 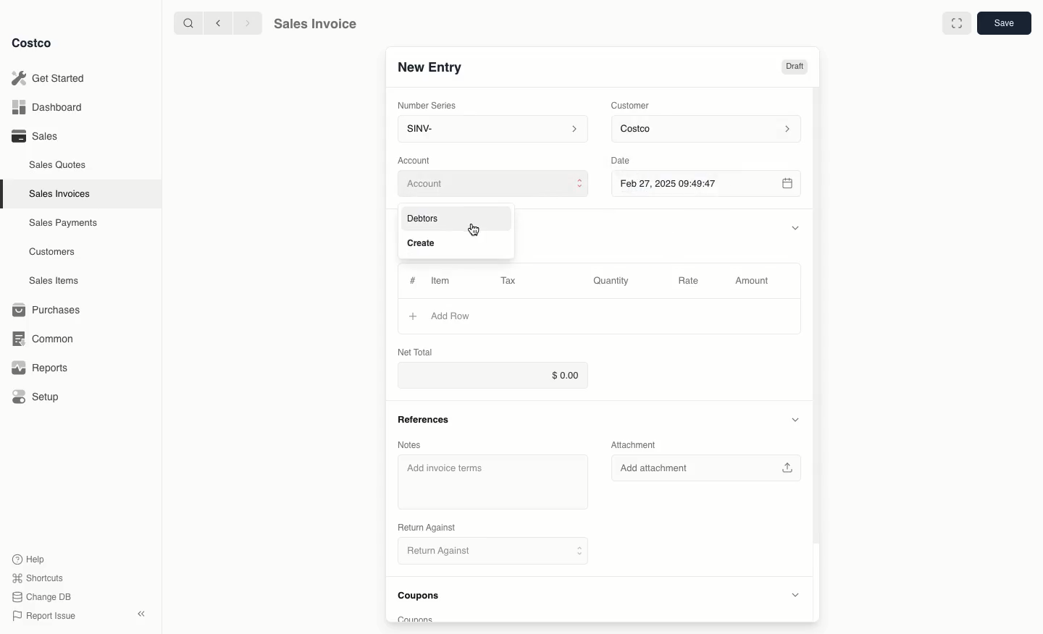 What do you see at coordinates (475, 231) in the screenshot?
I see `cursor` at bounding box center [475, 231].